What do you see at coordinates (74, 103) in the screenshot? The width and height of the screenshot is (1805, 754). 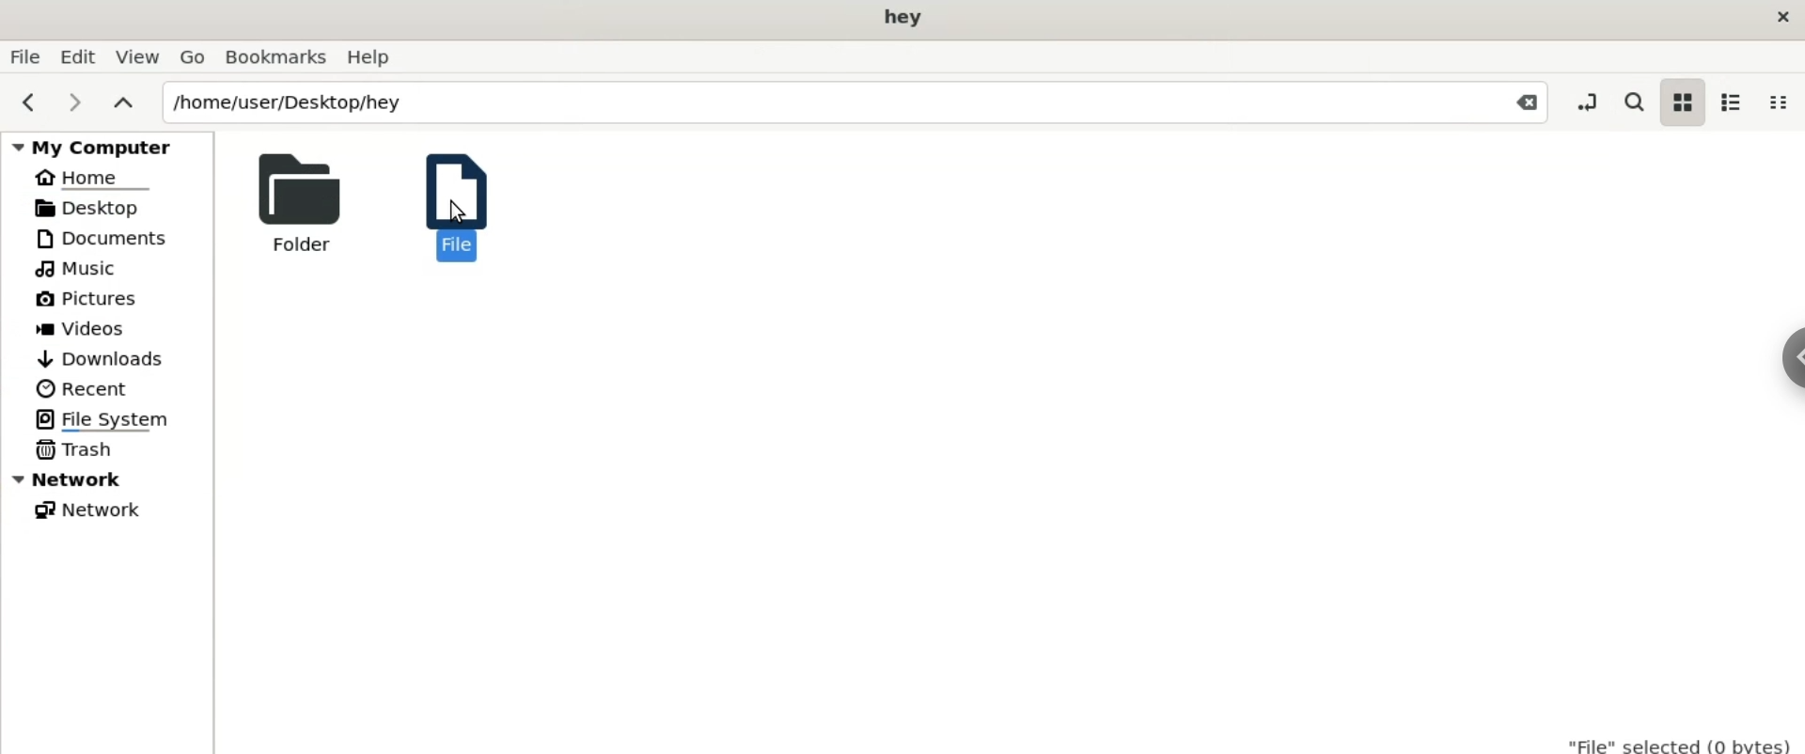 I see `next` at bounding box center [74, 103].